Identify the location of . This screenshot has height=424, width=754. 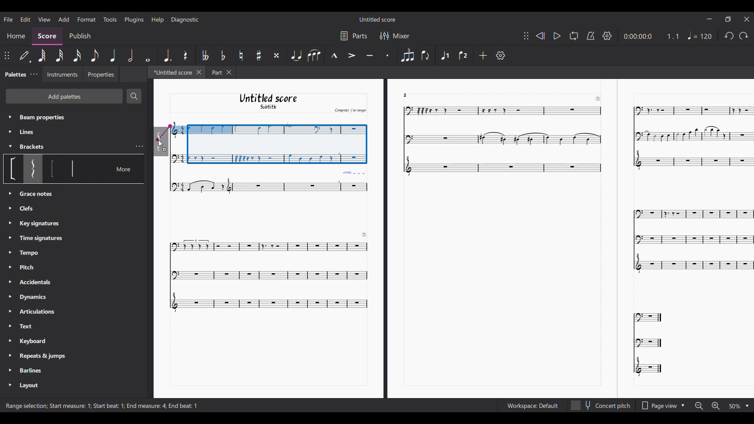
(8, 311).